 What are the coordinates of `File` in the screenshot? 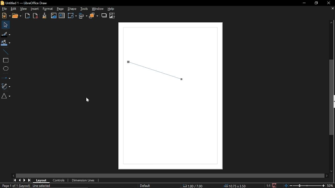 It's located at (4, 9).